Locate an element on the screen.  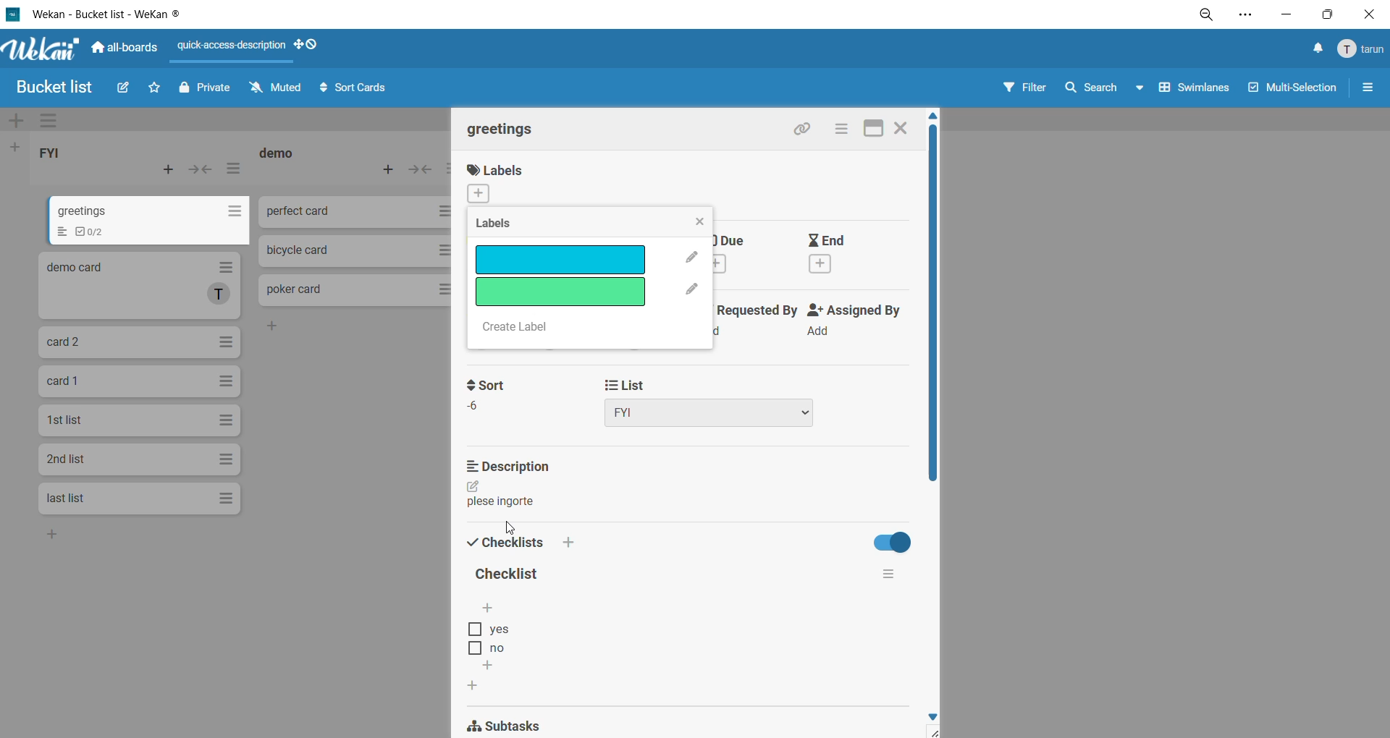
board title is located at coordinates (54, 87).